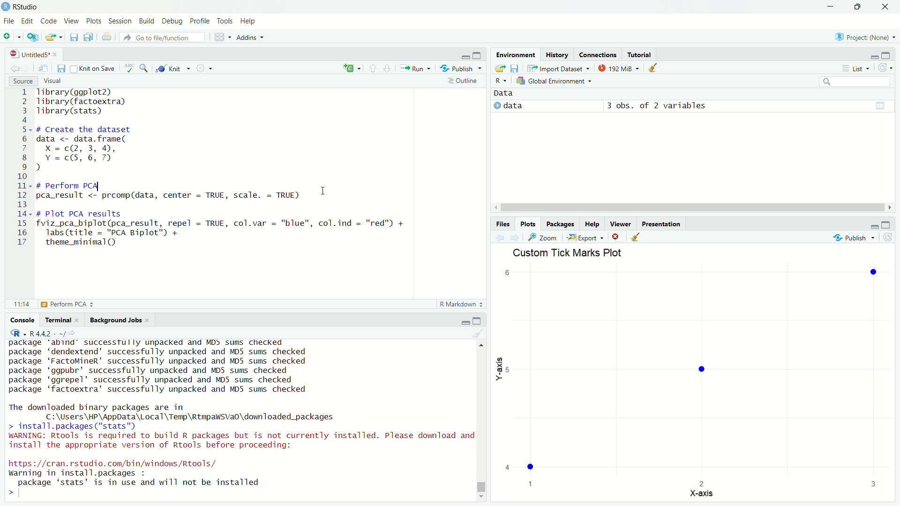 This screenshot has height=506, width=900. What do you see at coordinates (34, 54) in the screenshot?
I see `file name: untitled5` at bounding box center [34, 54].